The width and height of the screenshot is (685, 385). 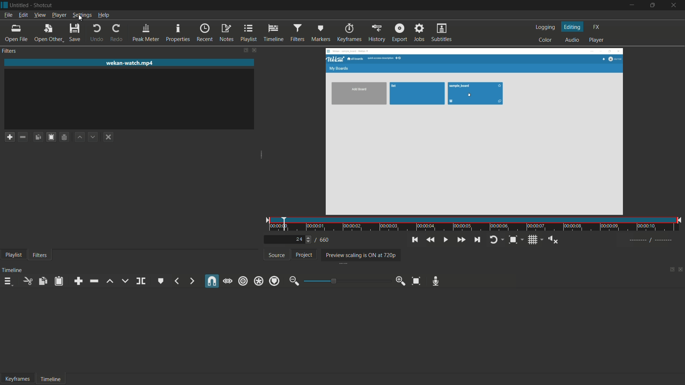 What do you see at coordinates (95, 137) in the screenshot?
I see `move filter down` at bounding box center [95, 137].